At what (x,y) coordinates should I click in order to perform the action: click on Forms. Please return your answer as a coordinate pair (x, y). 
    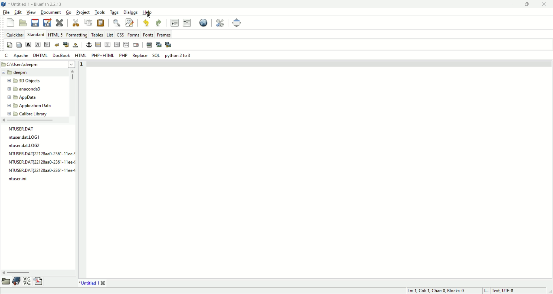
    Looking at the image, I should click on (134, 35).